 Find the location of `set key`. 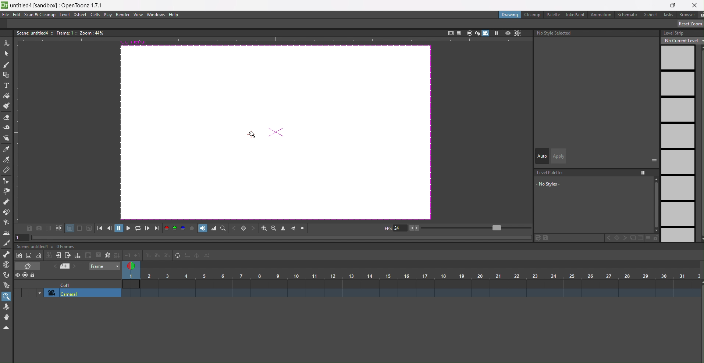

set key is located at coordinates (244, 228).